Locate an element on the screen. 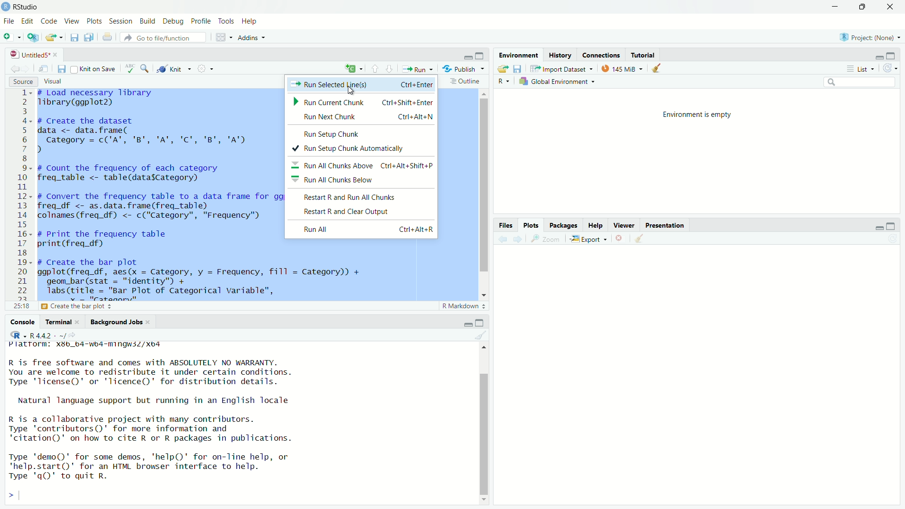 This screenshot has height=509, width=905. open file is located at coordinates (54, 37).